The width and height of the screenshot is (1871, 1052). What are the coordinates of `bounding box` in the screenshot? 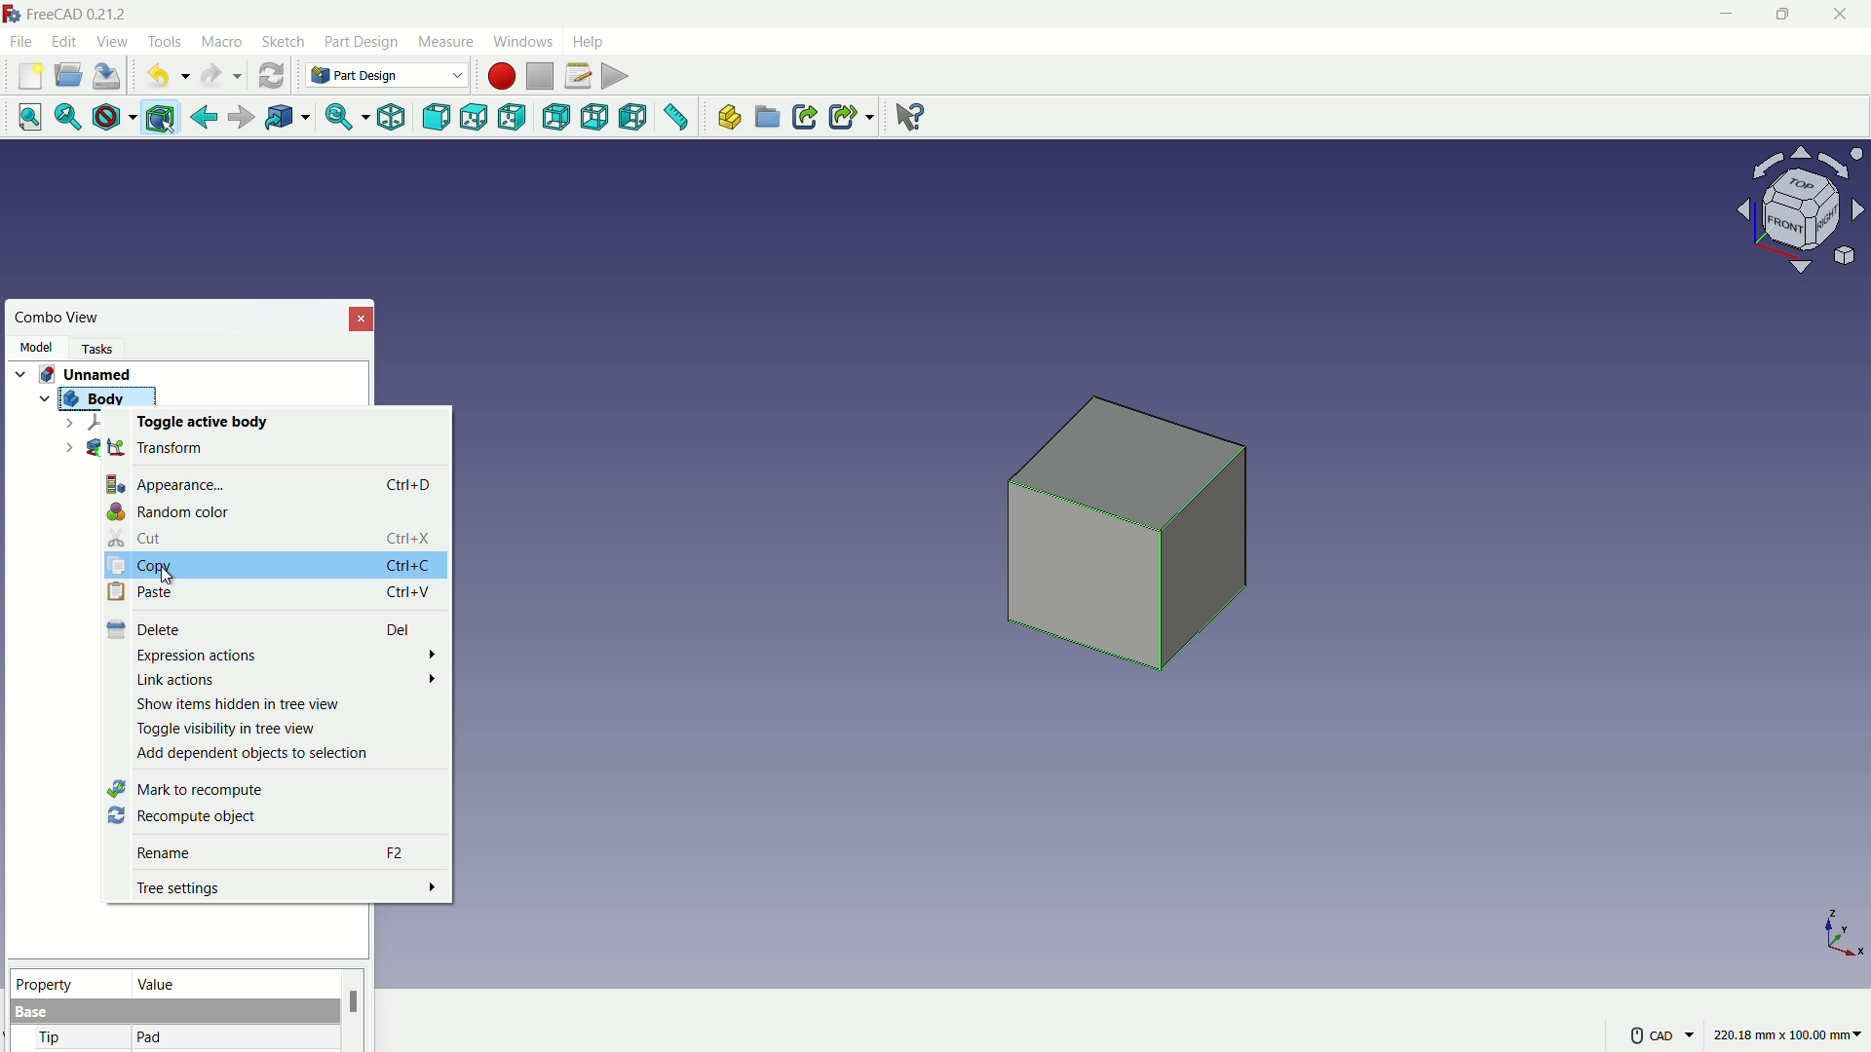 It's located at (163, 119).